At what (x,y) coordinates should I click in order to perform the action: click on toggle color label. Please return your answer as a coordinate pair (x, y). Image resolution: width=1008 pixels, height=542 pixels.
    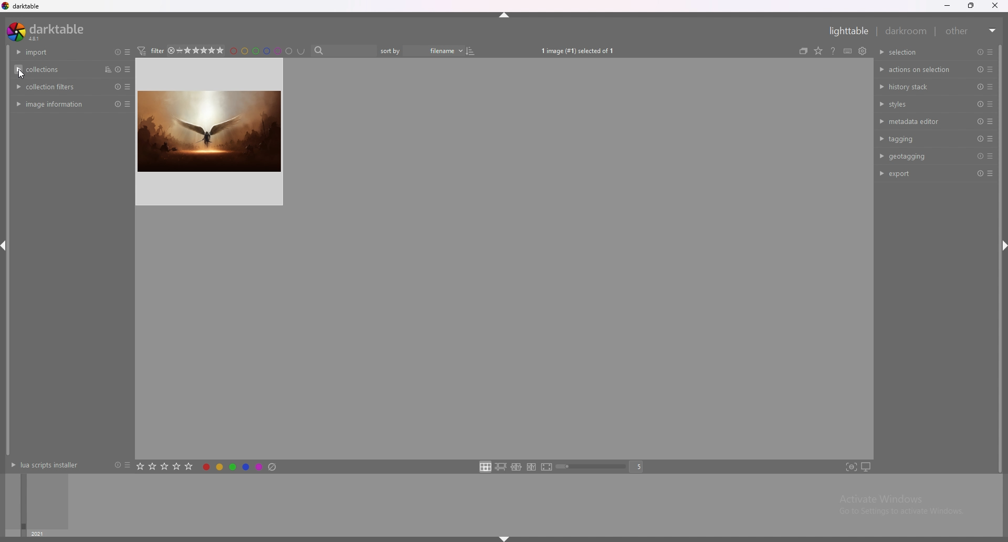
    Looking at the image, I should click on (240, 466).